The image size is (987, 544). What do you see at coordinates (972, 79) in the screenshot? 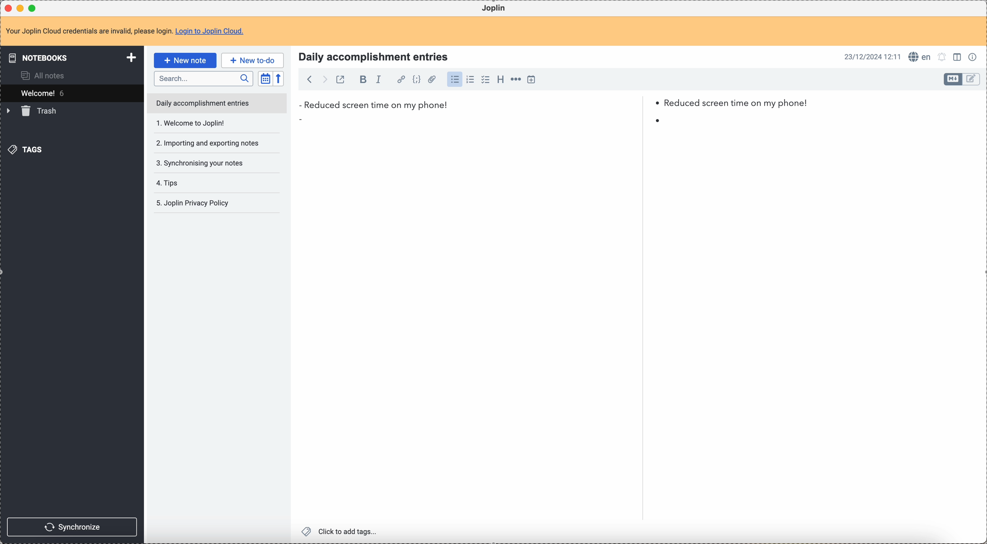
I see `toggle edit layout` at bounding box center [972, 79].